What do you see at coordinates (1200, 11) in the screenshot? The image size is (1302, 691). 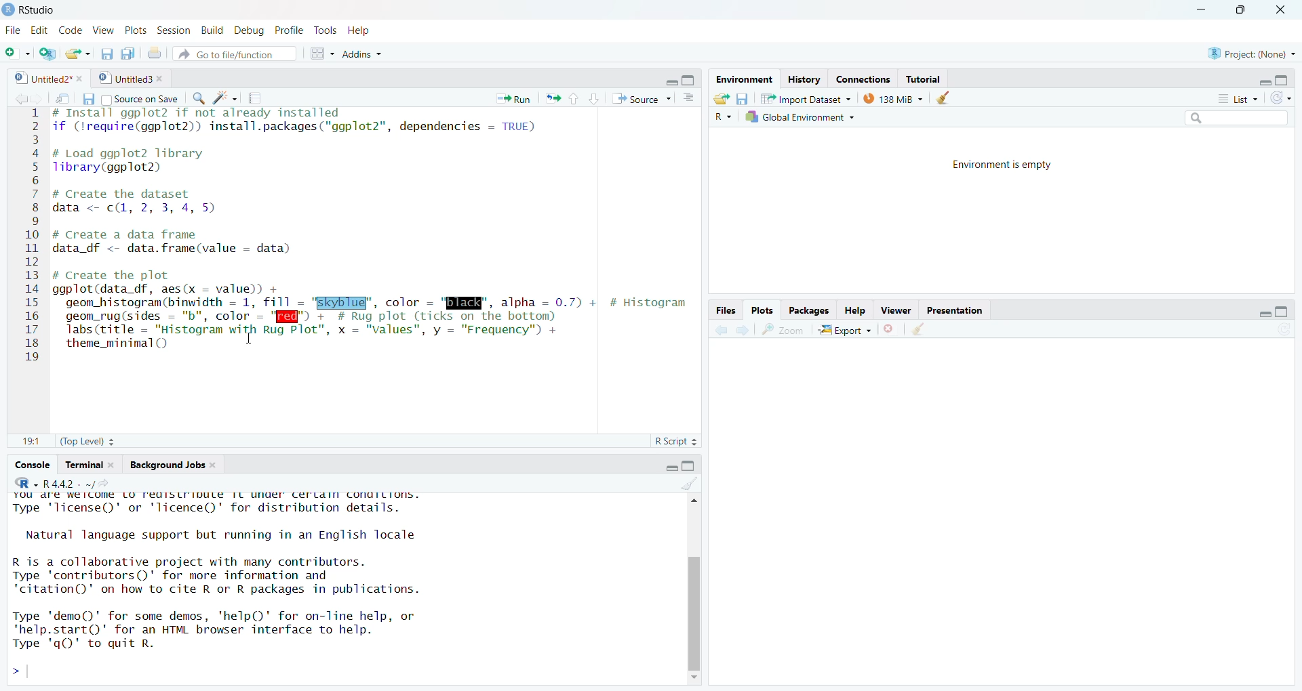 I see `minimize` at bounding box center [1200, 11].